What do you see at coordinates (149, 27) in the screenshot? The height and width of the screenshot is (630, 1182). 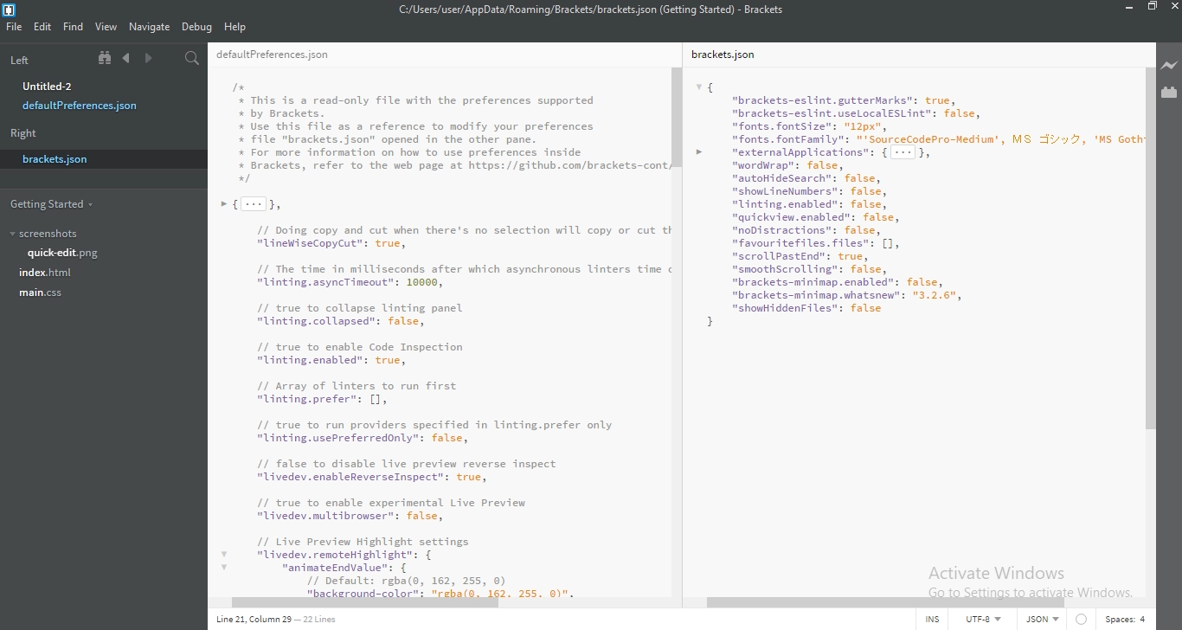 I see `navigate` at bounding box center [149, 27].